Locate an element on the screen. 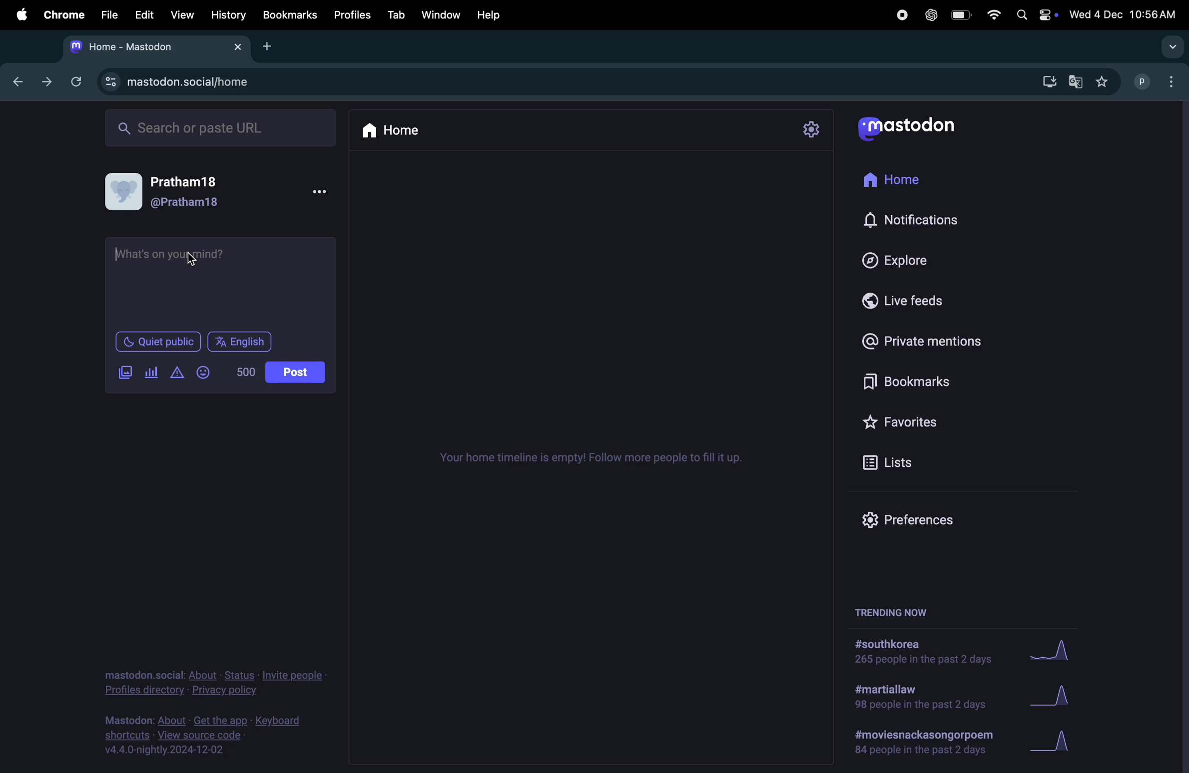 This screenshot has width=1189, height=773. Window is located at coordinates (440, 14).